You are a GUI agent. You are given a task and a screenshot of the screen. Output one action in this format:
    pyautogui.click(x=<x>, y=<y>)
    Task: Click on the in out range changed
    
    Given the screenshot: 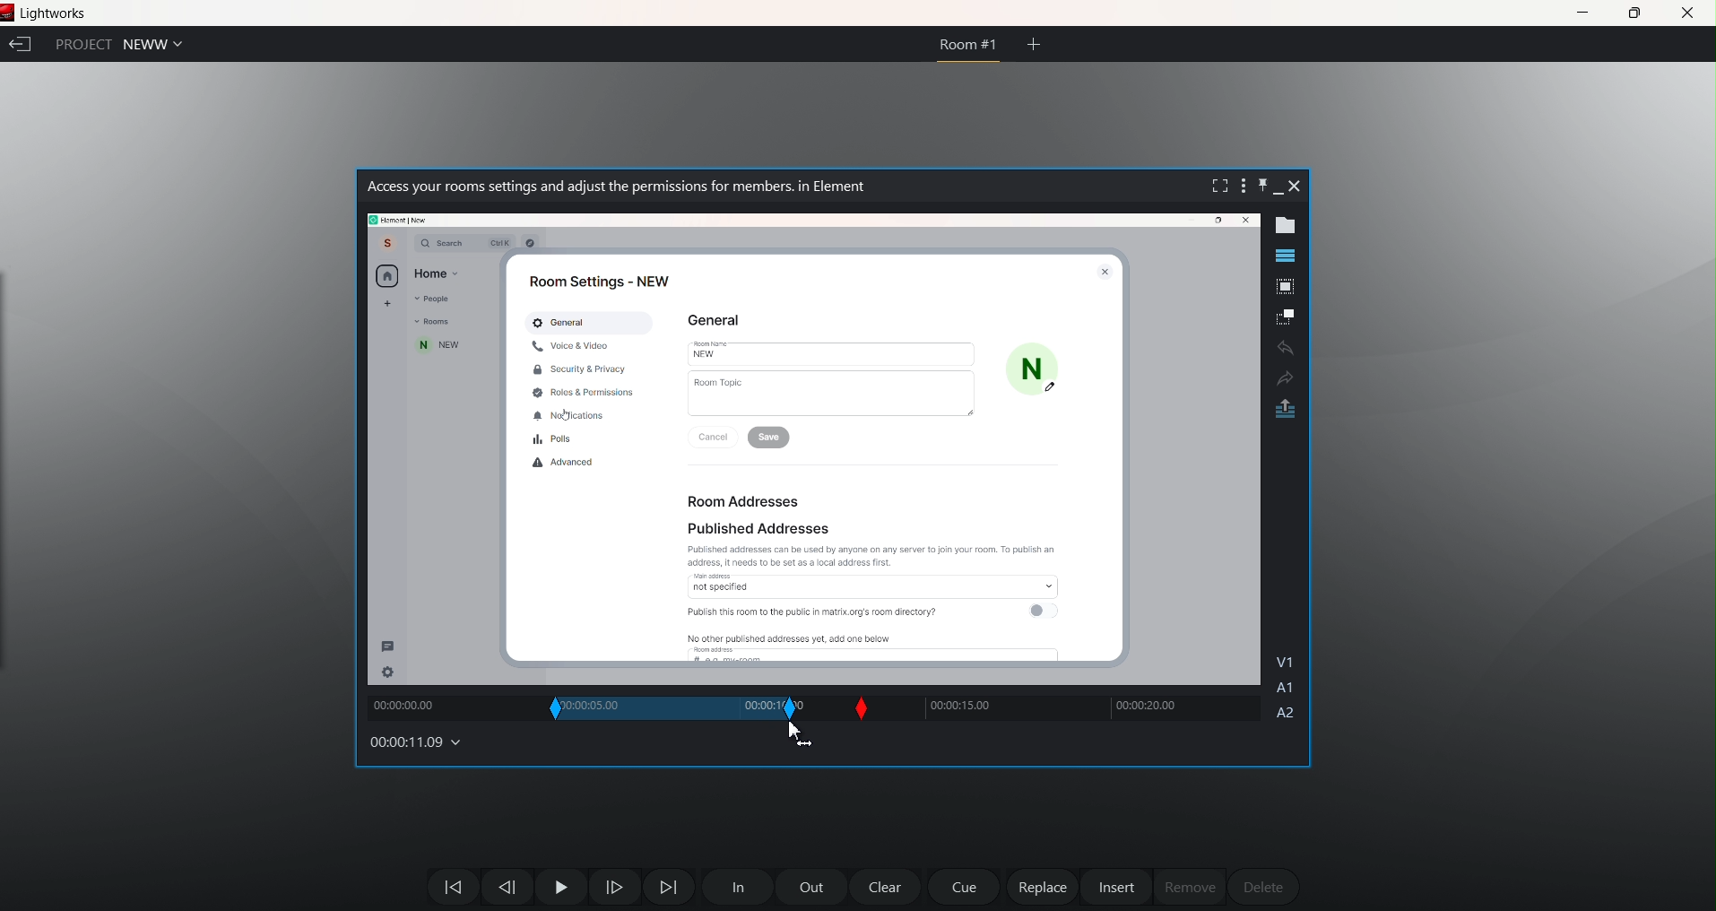 What is the action you would take?
    pyautogui.click(x=672, y=708)
    